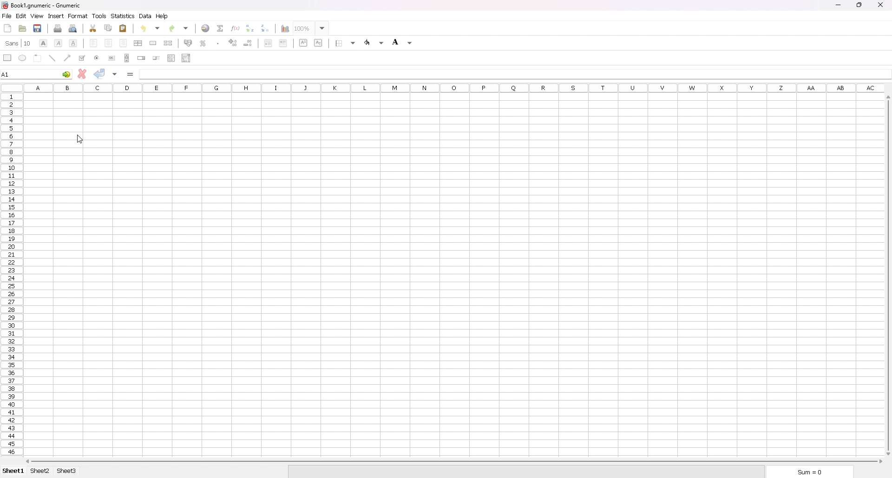  What do you see at coordinates (284, 29) in the screenshot?
I see `chart` at bounding box center [284, 29].